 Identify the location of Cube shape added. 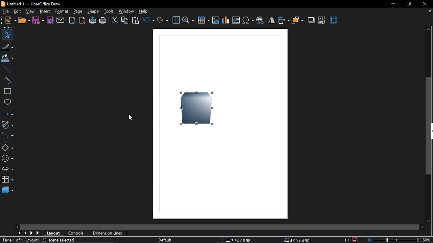
(197, 107).